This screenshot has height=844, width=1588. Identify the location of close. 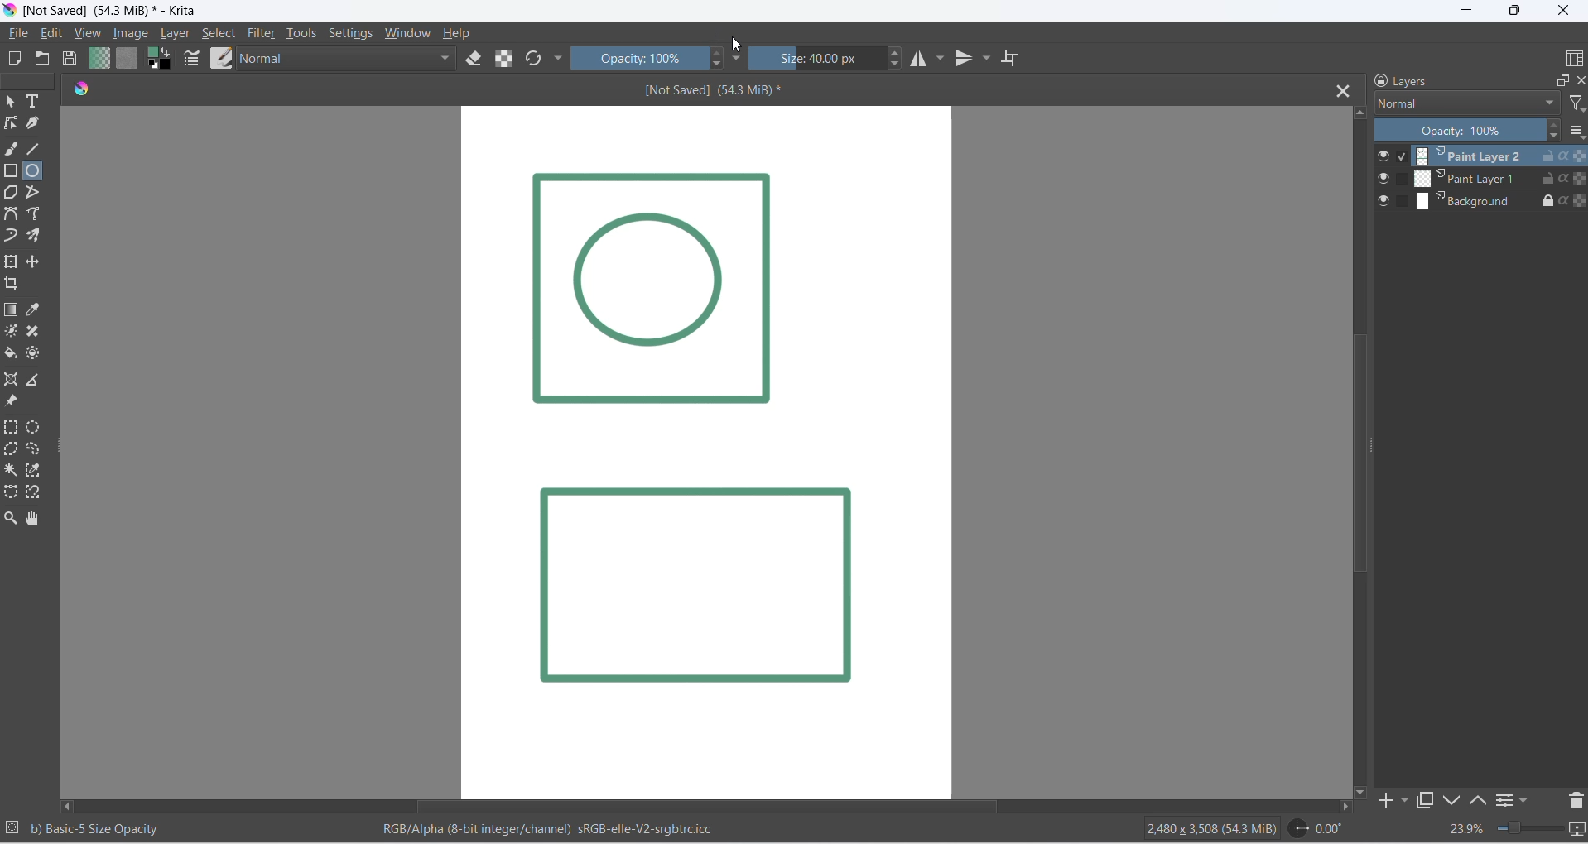
(1578, 77).